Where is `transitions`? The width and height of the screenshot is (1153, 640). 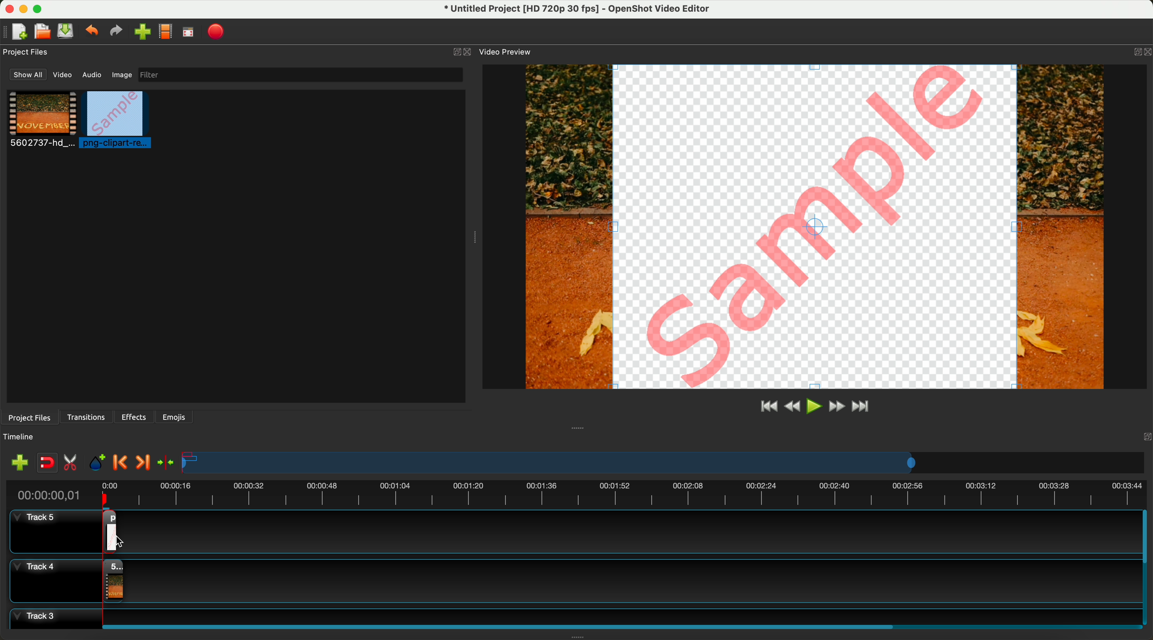
transitions is located at coordinates (87, 417).